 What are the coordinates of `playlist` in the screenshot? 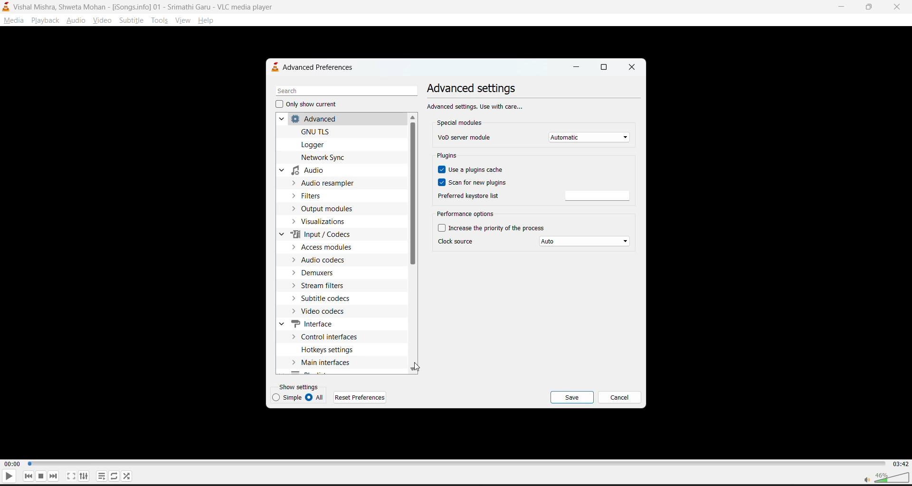 It's located at (100, 475).